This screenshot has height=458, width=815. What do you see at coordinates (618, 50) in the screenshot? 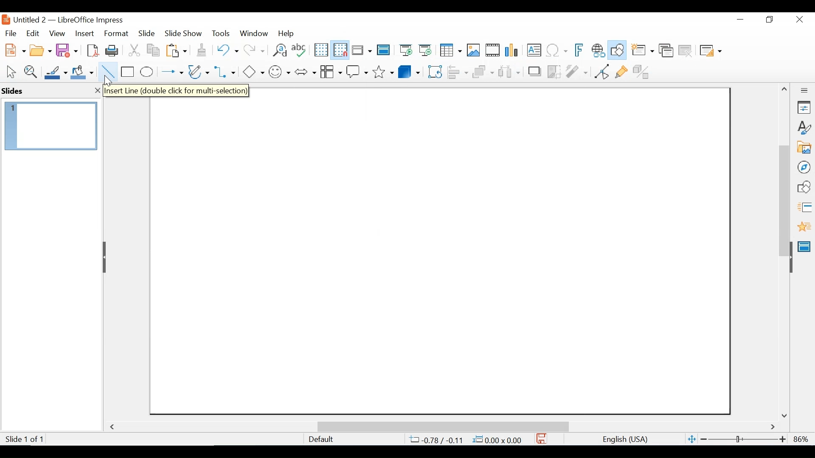
I see `Show Draw Functions` at bounding box center [618, 50].